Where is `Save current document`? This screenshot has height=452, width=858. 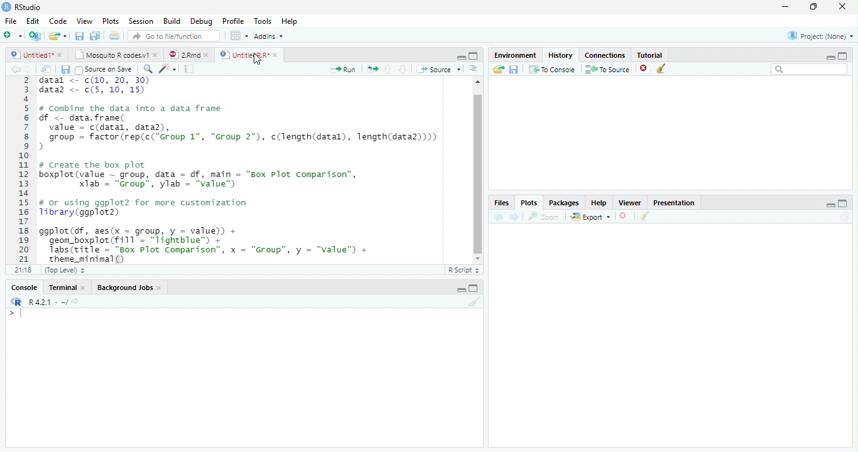 Save current document is located at coordinates (65, 69).